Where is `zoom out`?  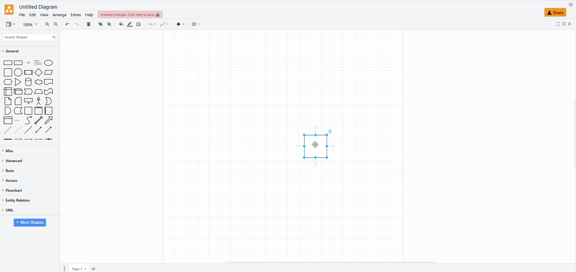 zoom out is located at coordinates (56, 23).